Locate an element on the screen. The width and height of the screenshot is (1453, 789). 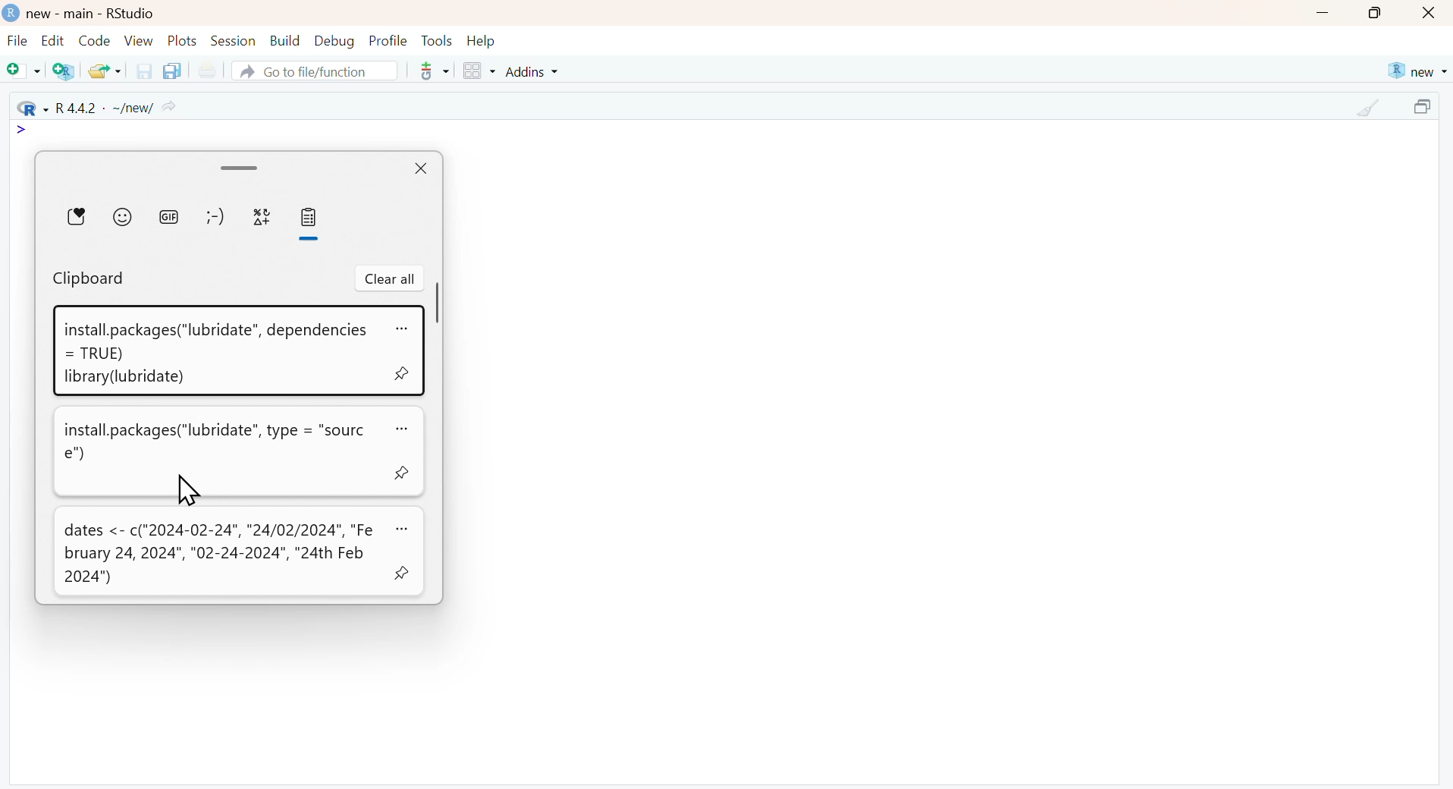
scroll bar is located at coordinates (439, 303).